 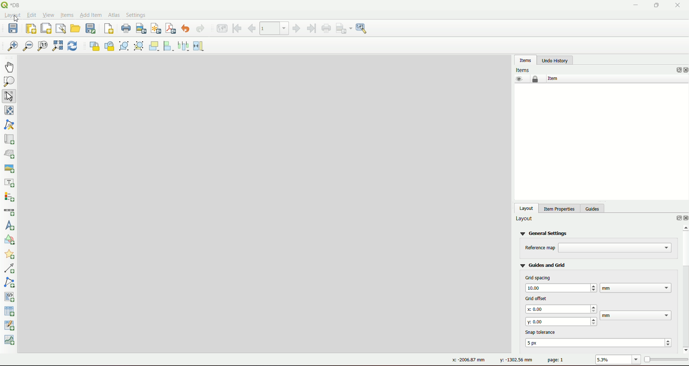 I want to click on Settings, so click(x=137, y=15).